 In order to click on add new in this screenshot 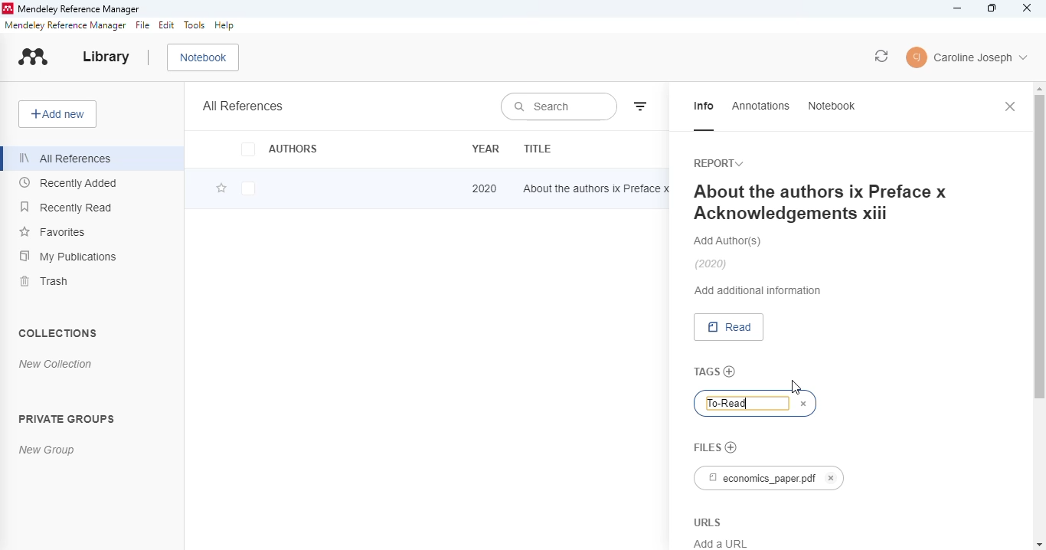, I will do `click(57, 114)`.